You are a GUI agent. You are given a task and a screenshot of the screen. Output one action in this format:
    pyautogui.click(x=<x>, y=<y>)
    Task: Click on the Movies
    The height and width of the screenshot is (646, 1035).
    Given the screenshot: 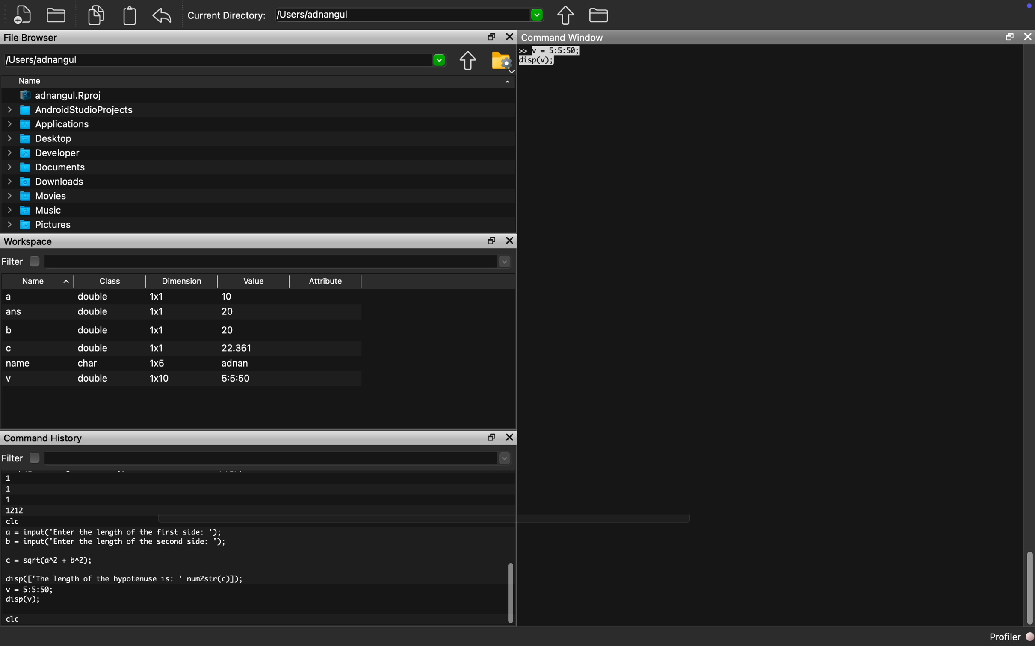 What is the action you would take?
    pyautogui.click(x=36, y=196)
    